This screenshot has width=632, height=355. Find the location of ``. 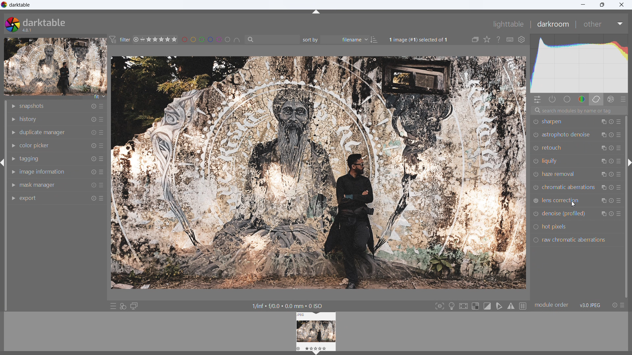

 is located at coordinates (620, 135).